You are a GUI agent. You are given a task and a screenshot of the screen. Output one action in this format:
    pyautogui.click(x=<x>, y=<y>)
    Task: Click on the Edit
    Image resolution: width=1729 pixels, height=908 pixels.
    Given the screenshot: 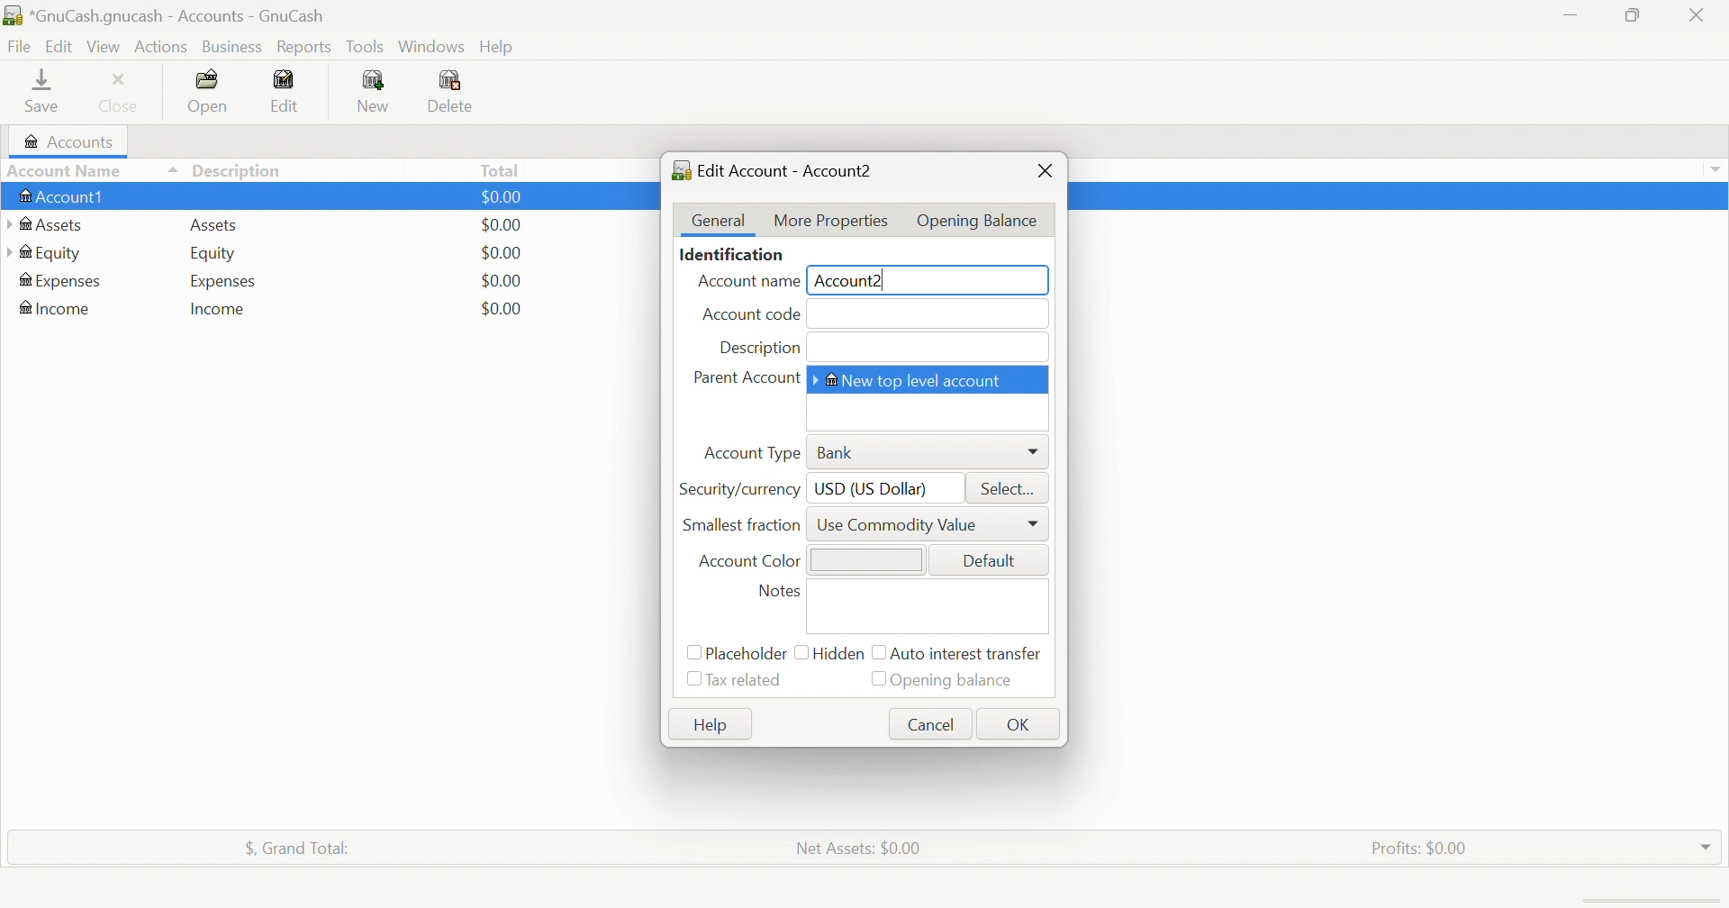 What is the action you would take?
    pyautogui.click(x=291, y=91)
    